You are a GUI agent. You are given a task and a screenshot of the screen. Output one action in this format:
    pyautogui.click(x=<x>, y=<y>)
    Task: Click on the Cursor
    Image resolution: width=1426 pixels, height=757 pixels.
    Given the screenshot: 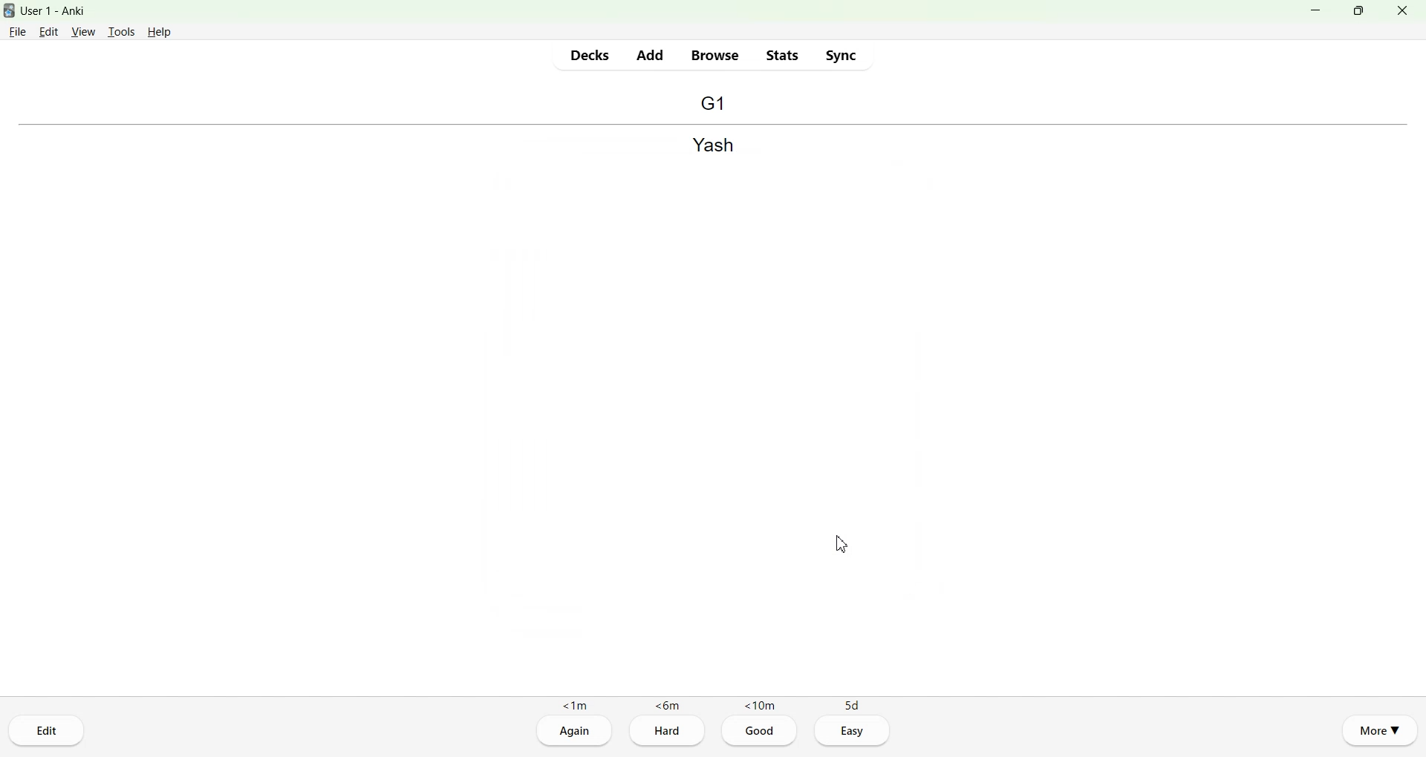 What is the action you would take?
    pyautogui.click(x=841, y=543)
    